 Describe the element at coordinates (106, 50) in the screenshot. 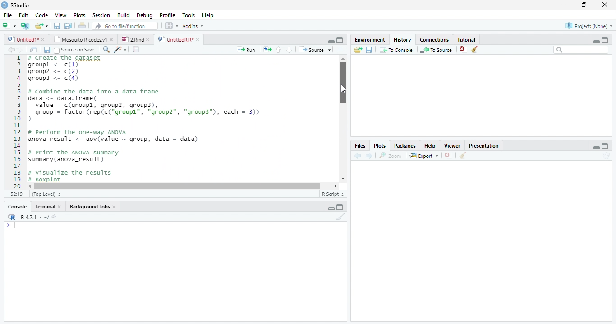

I see `Zoom In` at that location.